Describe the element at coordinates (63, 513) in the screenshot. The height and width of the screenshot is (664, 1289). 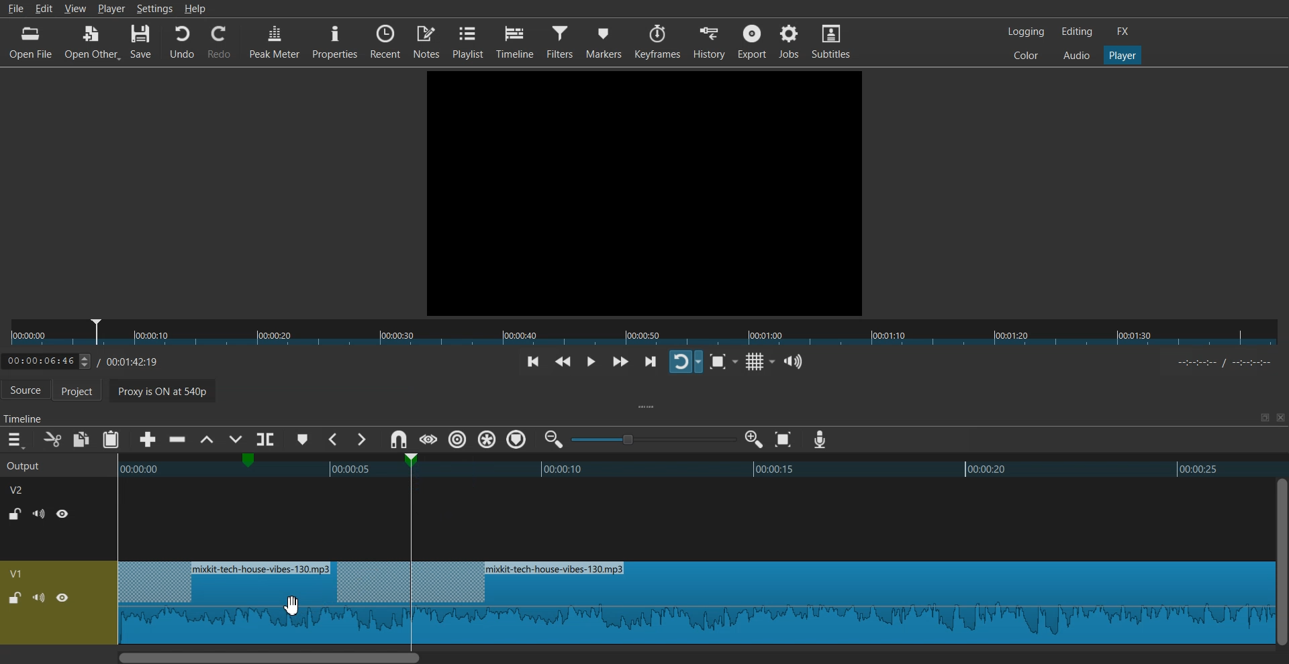
I see `Hide` at that location.